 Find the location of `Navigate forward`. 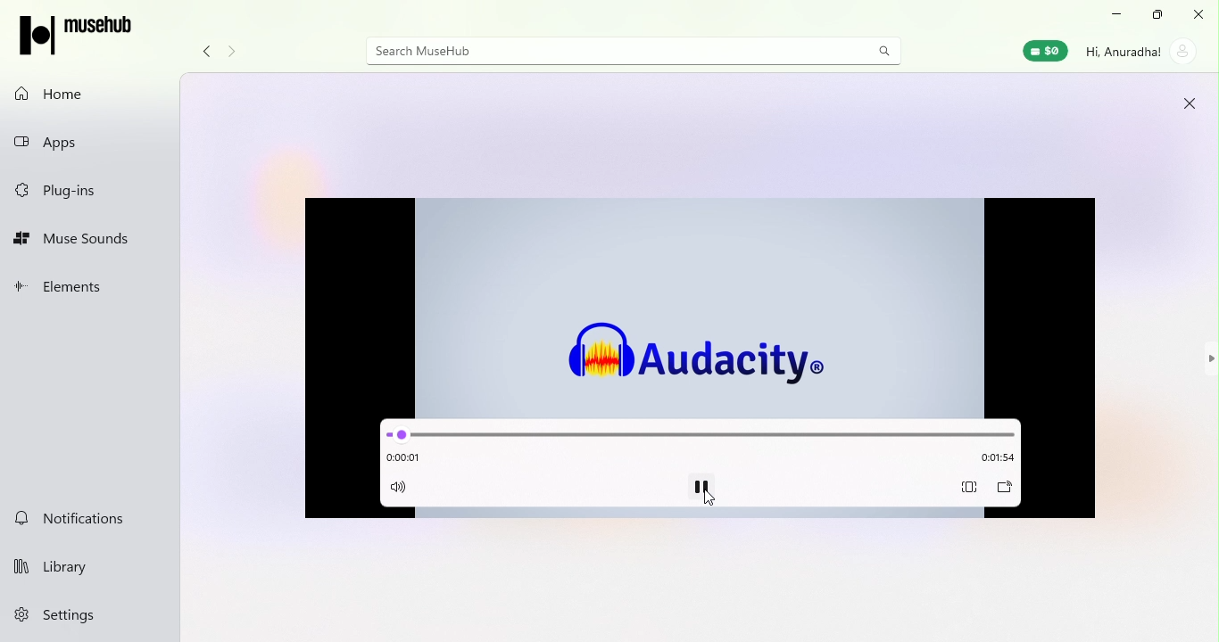

Navigate forward is located at coordinates (234, 52).